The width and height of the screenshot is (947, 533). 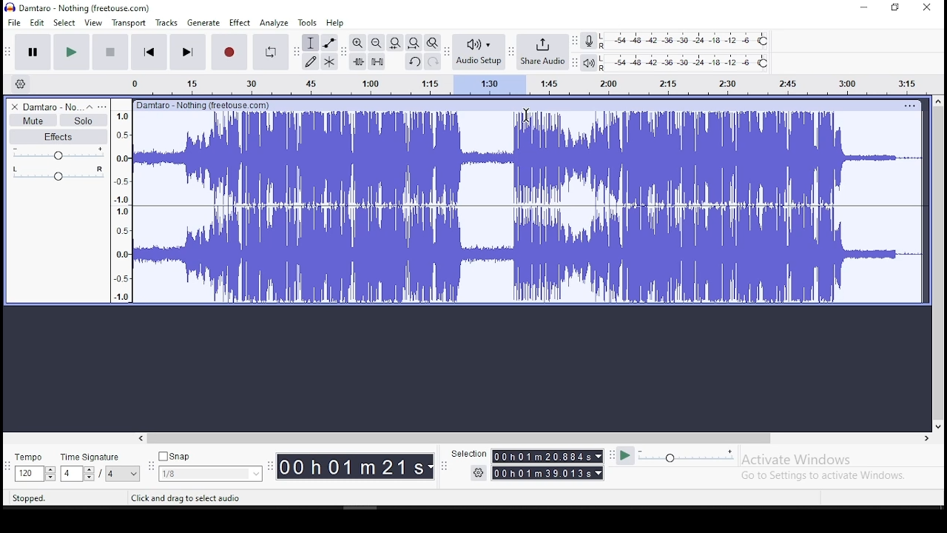 I want to click on Go to Settings to activate Windows., so click(x=826, y=475).